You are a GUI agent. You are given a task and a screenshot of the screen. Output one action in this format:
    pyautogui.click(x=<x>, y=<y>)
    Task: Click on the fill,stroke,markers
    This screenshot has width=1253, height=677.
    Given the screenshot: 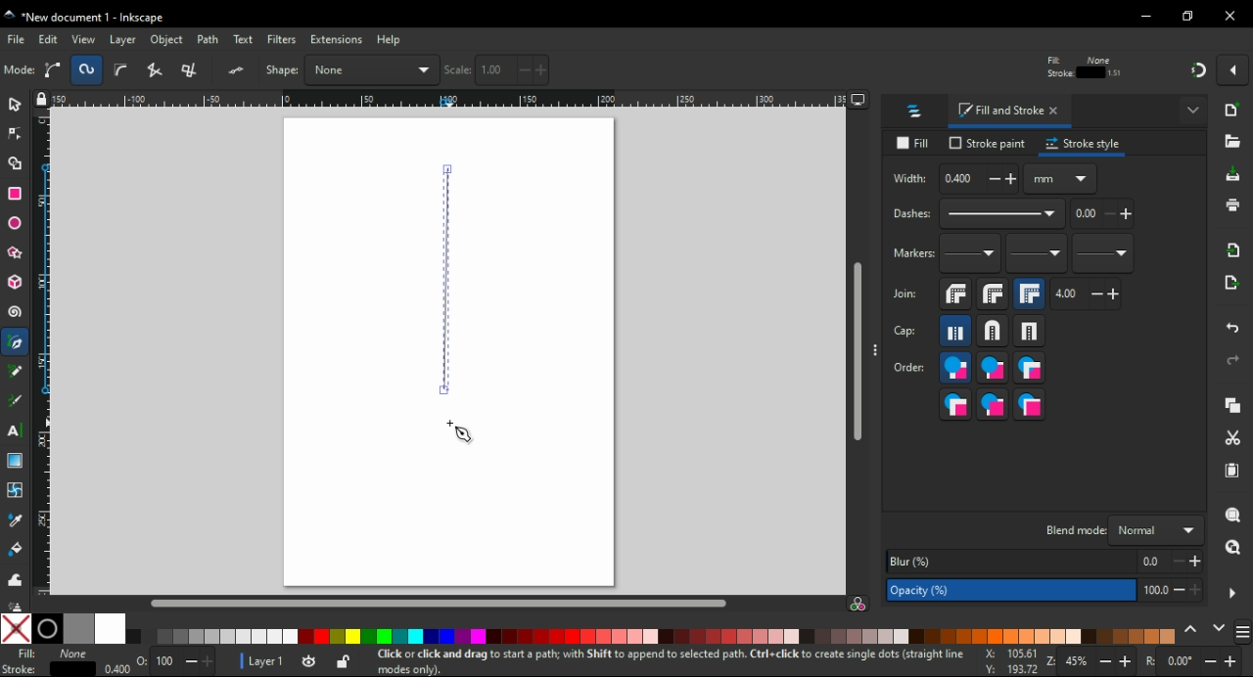 What is the action you would take?
    pyautogui.click(x=955, y=369)
    